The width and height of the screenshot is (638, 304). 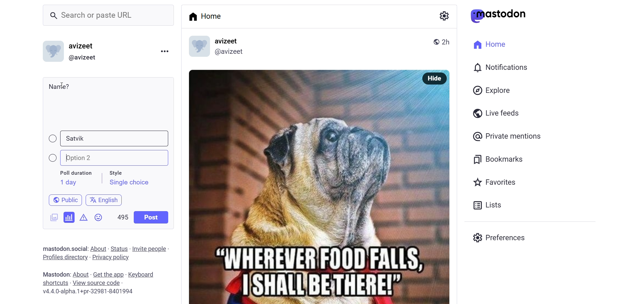 I want to click on post, so click(x=152, y=217).